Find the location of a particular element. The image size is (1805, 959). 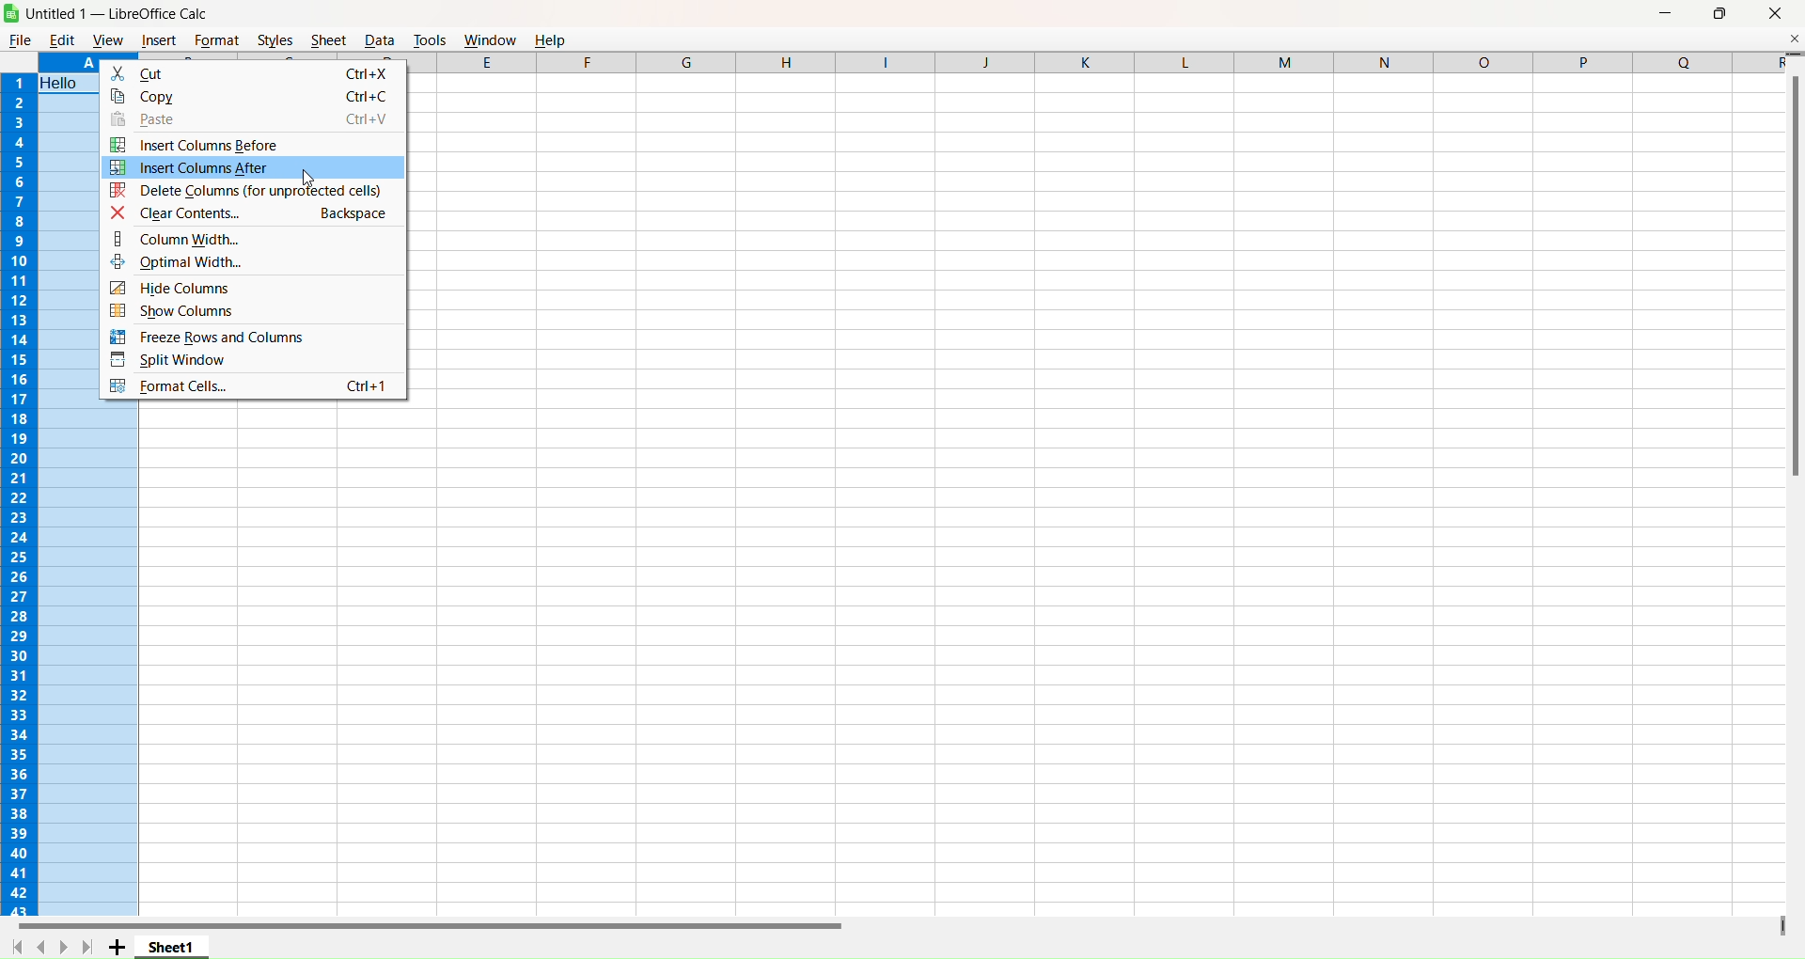

View is located at coordinates (107, 40).